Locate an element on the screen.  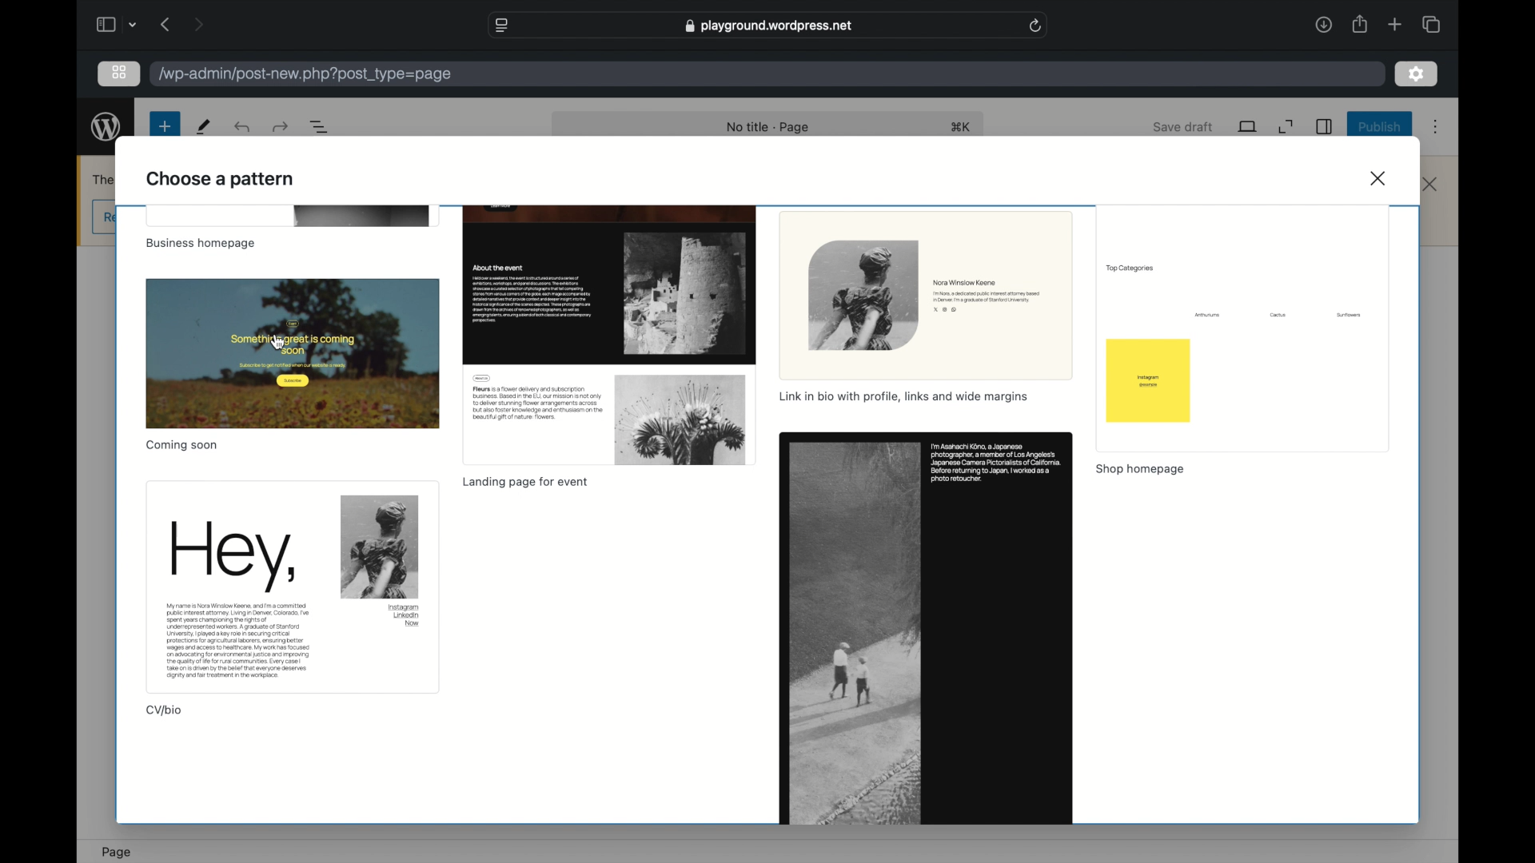
landing page for event is located at coordinates (526, 483).